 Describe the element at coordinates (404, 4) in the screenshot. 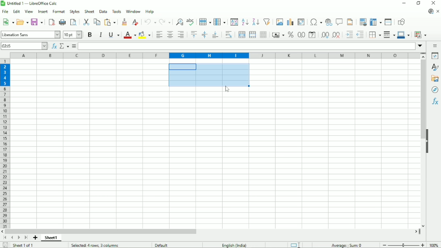

I see `Minimize` at that location.